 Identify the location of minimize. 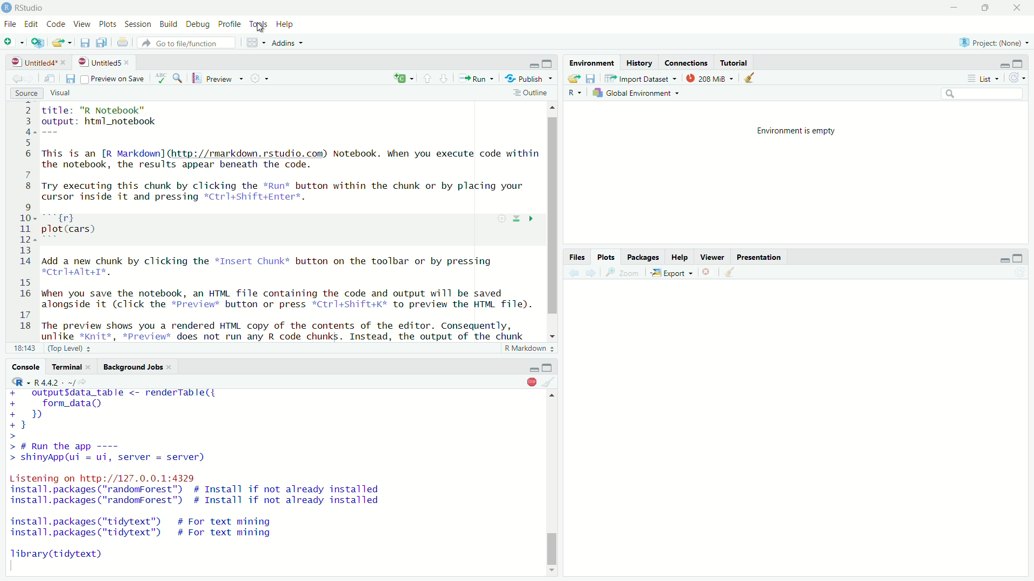
(533, 369).